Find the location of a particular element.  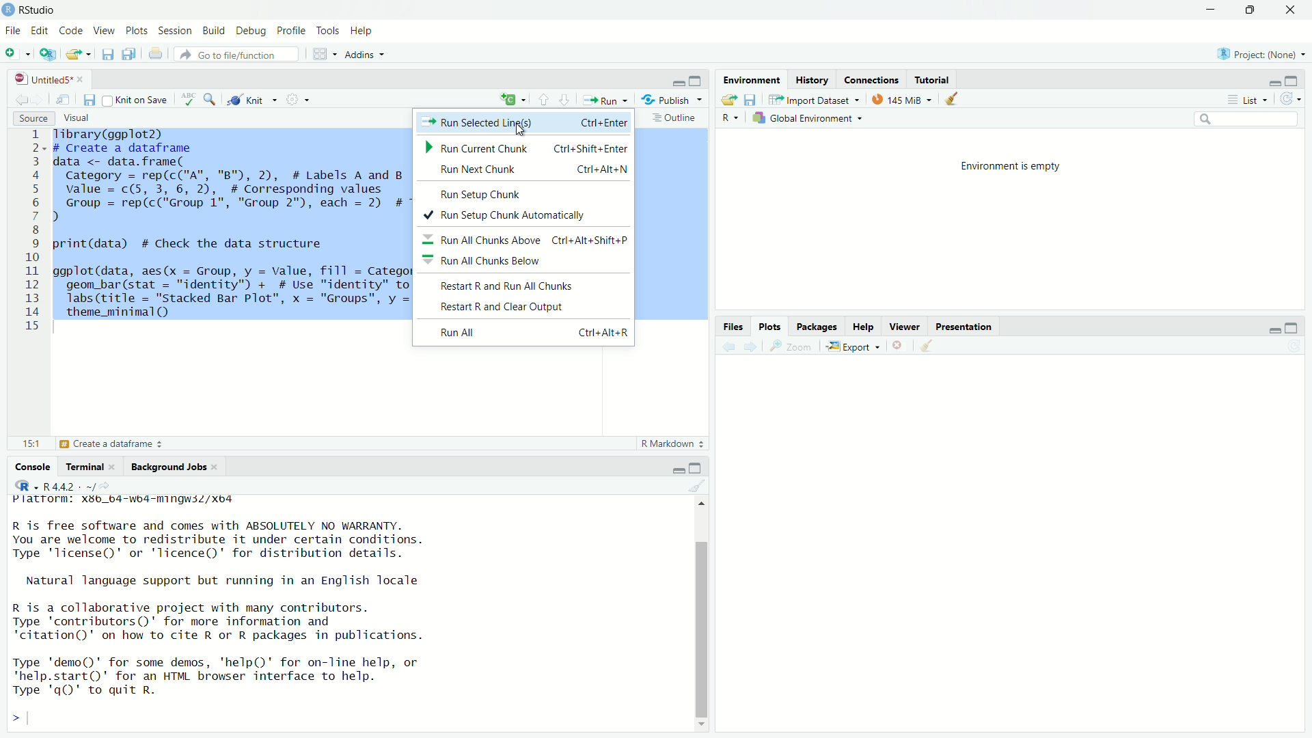

View is located at coordinates (105, 31).